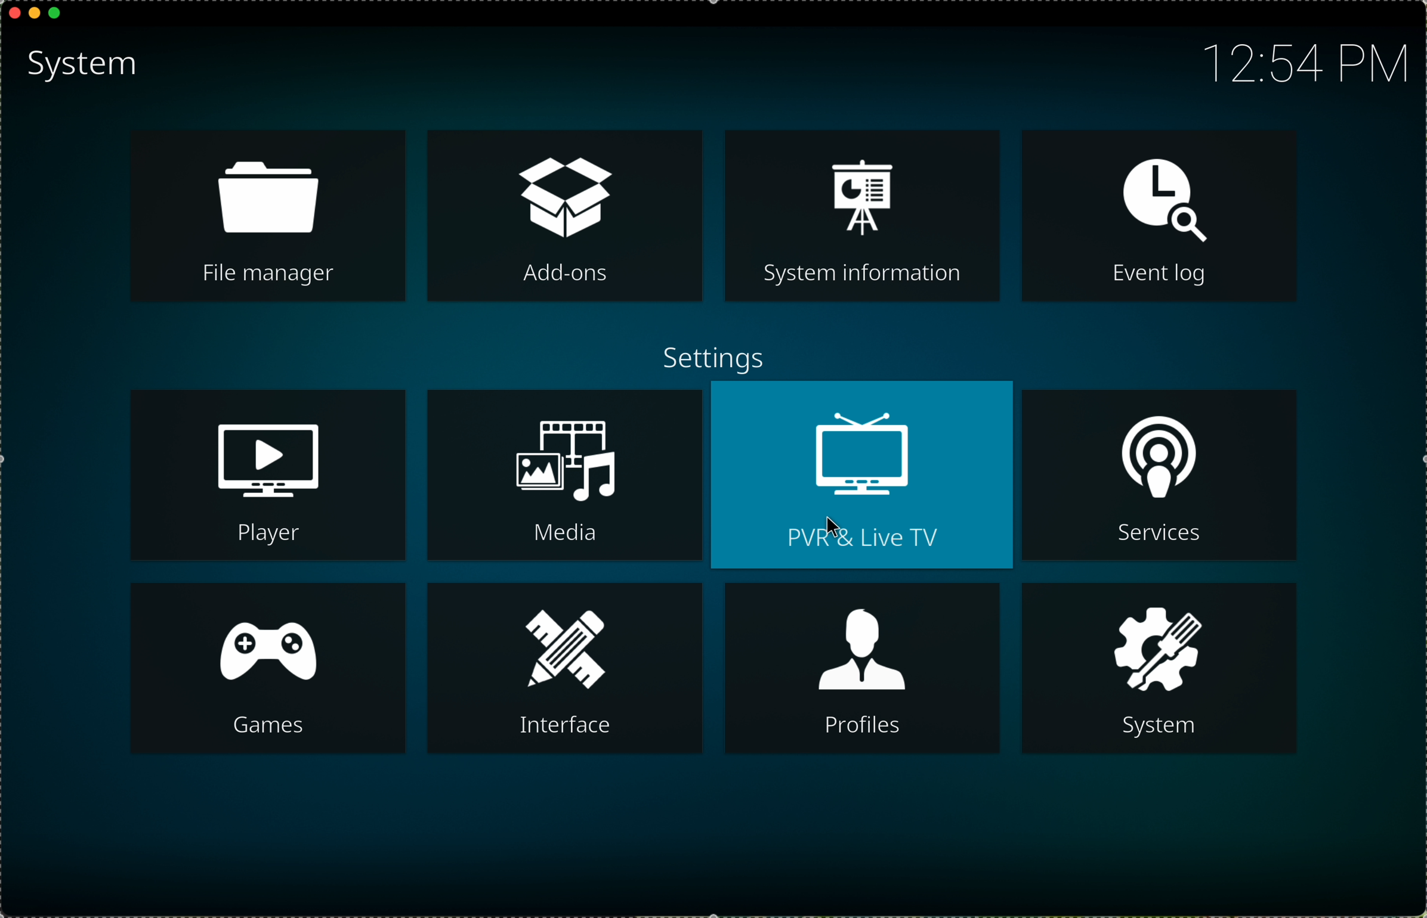 The height and width of the screenshot is (918, 1427). I want to click on system, so click(82, 64).